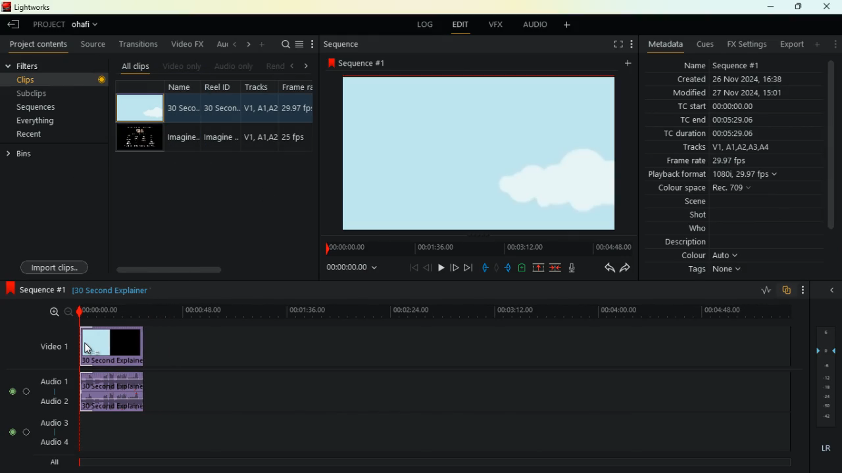  Describe the element at coordinates (483, 266) in the screenshot. I see `pull` at that location.